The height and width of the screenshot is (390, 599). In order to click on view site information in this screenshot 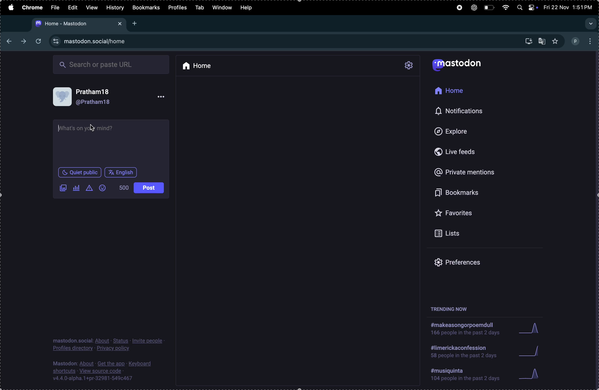, I will do `click(55, 41)`.